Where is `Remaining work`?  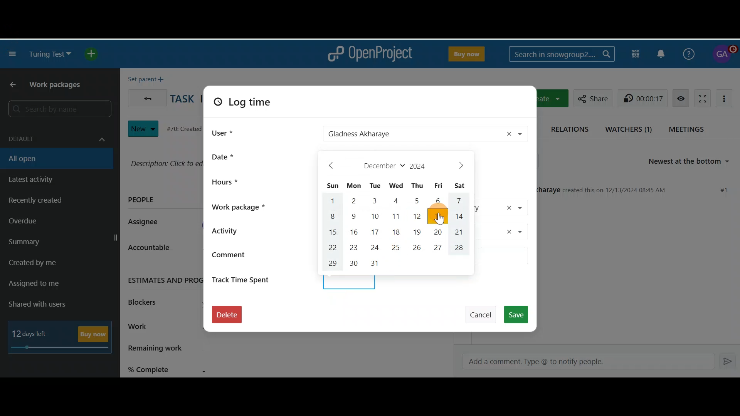 Remaining work is located at coordinates (205, 349).